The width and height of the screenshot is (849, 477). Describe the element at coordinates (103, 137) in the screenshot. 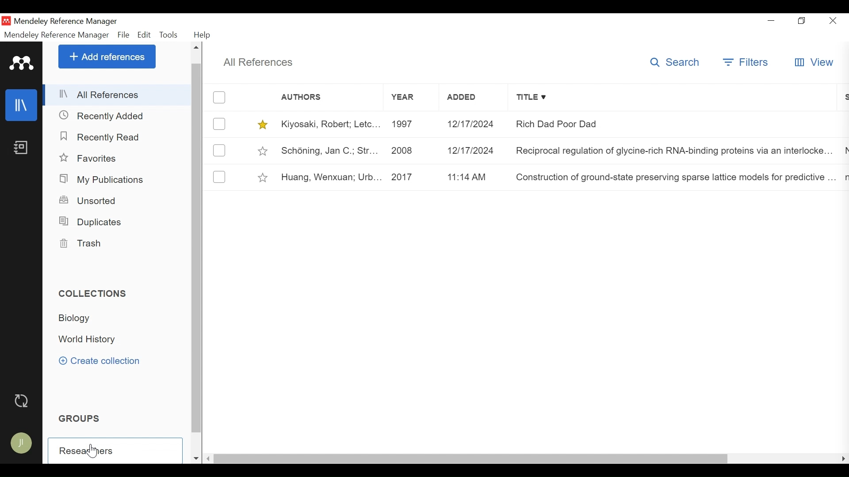

I see `Recently Added` at that location.